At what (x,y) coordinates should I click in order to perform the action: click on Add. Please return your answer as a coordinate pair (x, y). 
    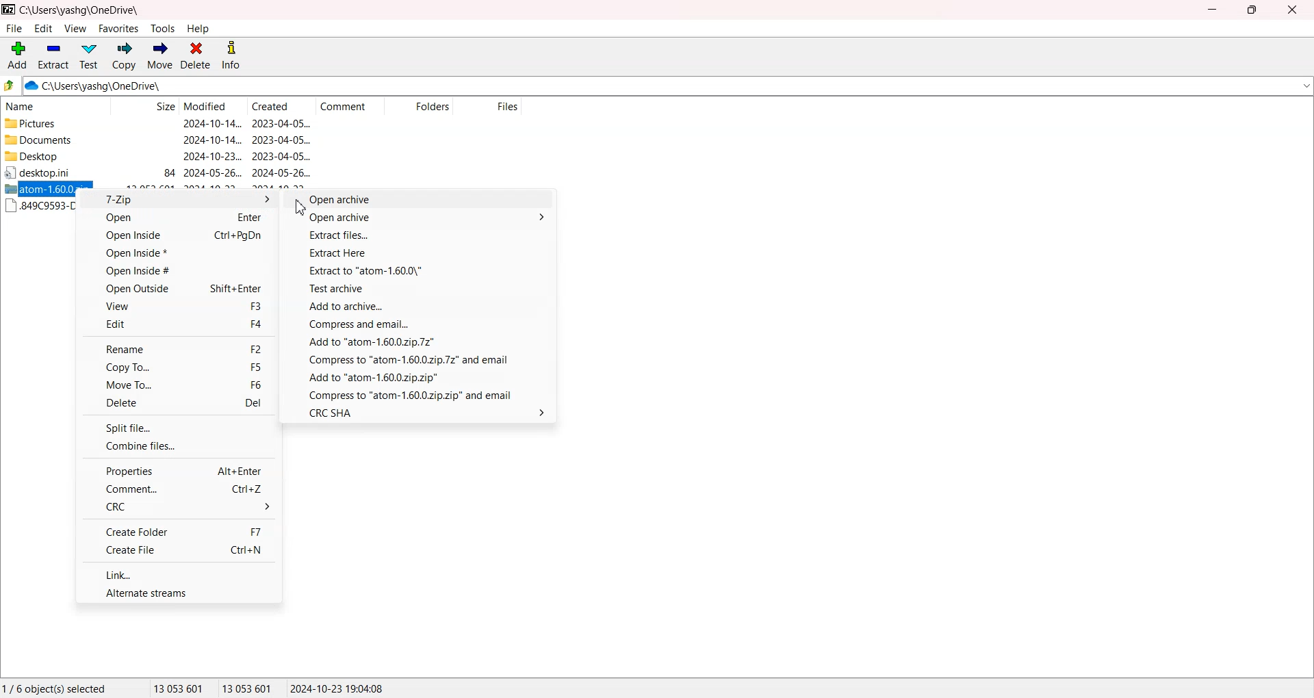
    Looking at the image, I should click on (18, 55).